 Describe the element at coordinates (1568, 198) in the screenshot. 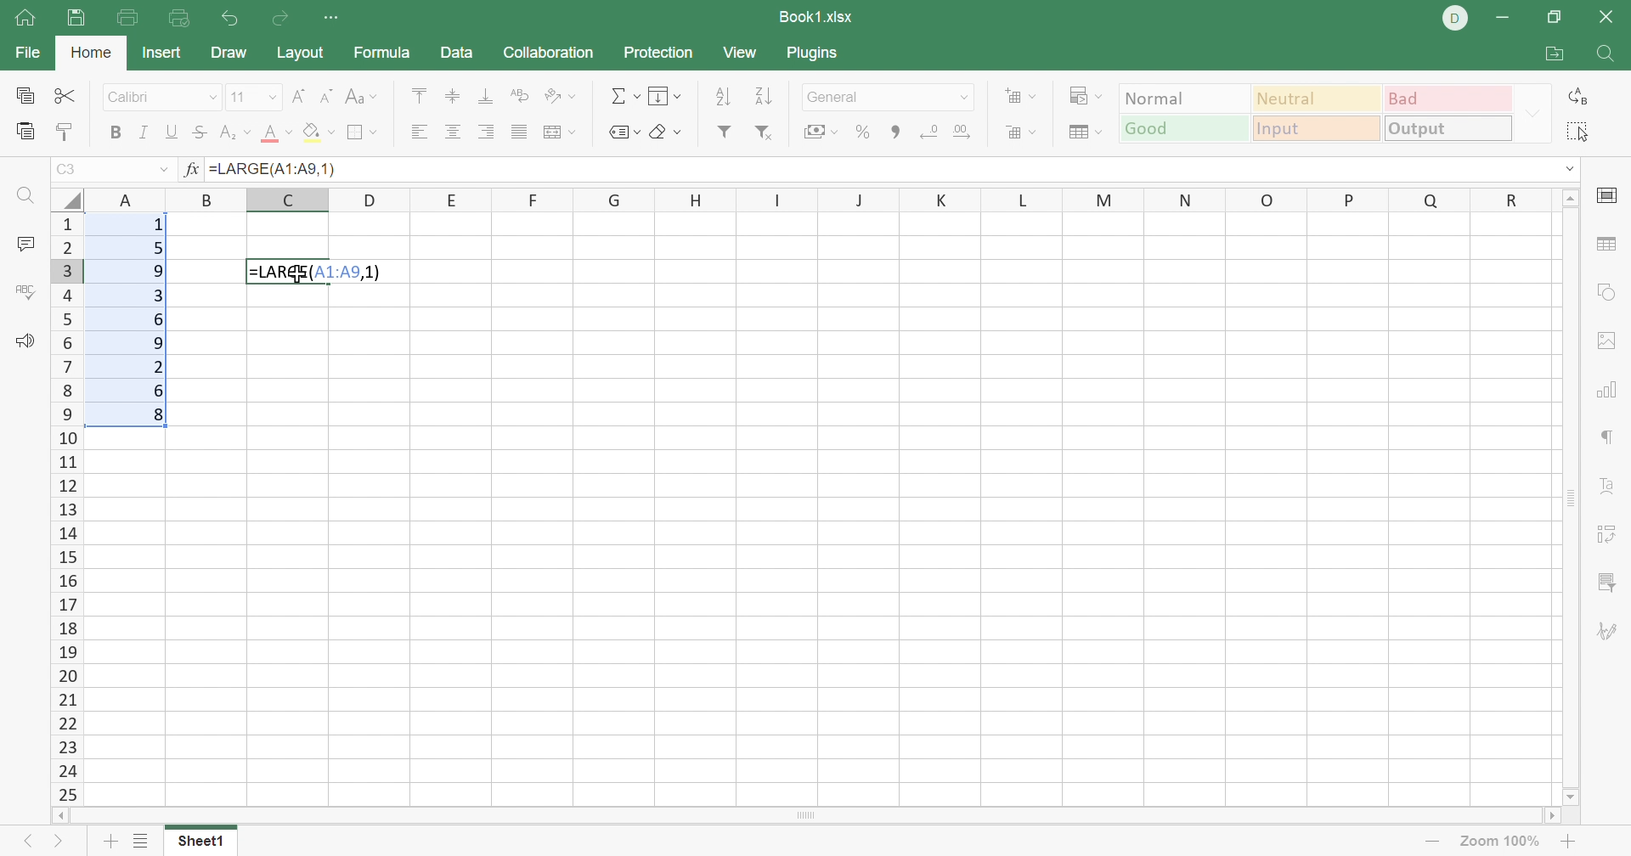

I see `Scroll Up` at that location.